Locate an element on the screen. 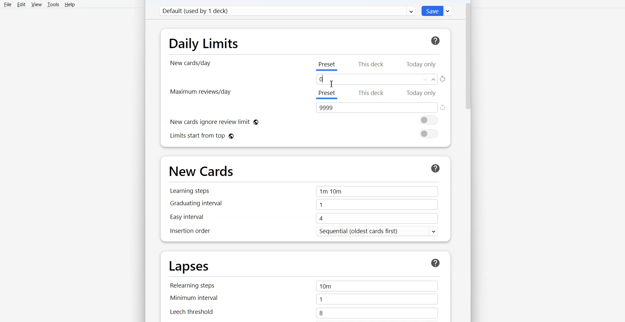 This screenshot has width=625, height=322. Edit is located at coordinates (21, 4).